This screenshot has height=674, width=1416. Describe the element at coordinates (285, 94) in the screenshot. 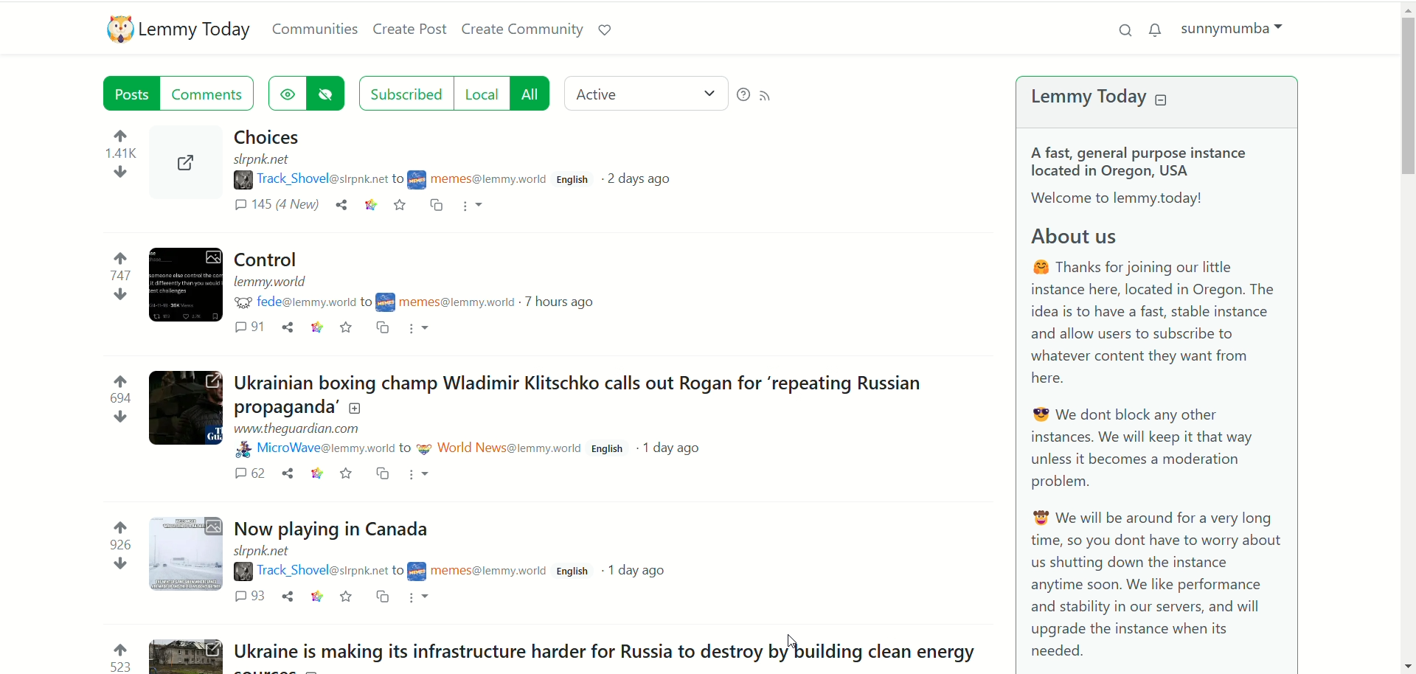

I see `show hidden posts` at that location.